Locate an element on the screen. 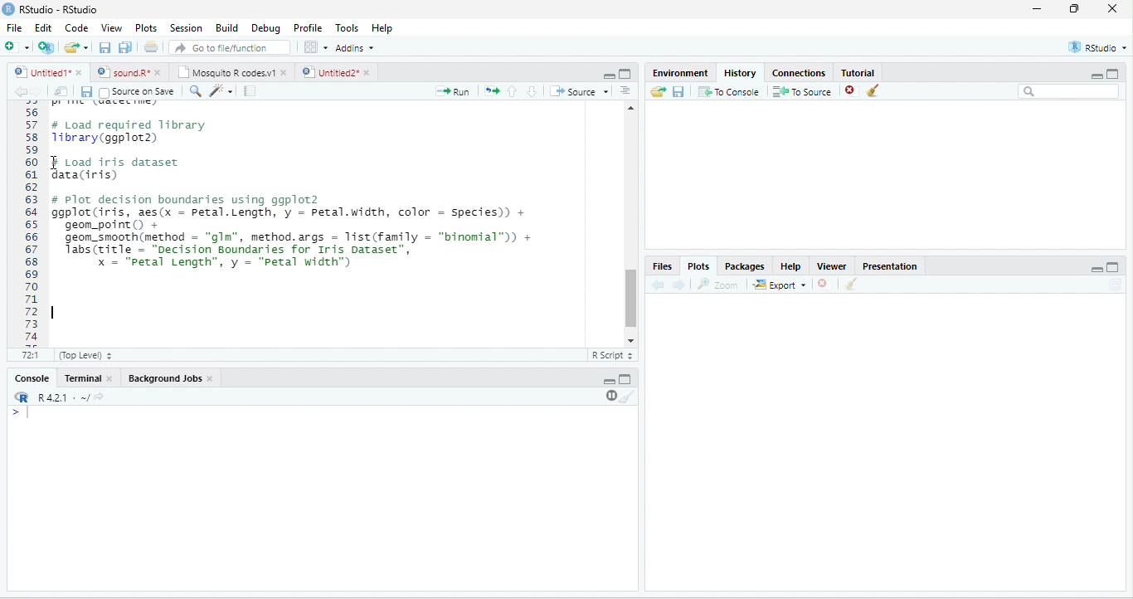 The height and width of the screenshot is (599, 1133). close is located at coordinates (80, 72).